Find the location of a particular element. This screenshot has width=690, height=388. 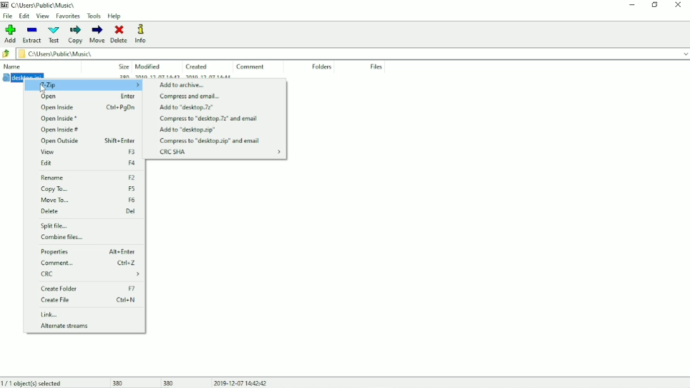

Open Inside # is located at coordinates (61, 130).